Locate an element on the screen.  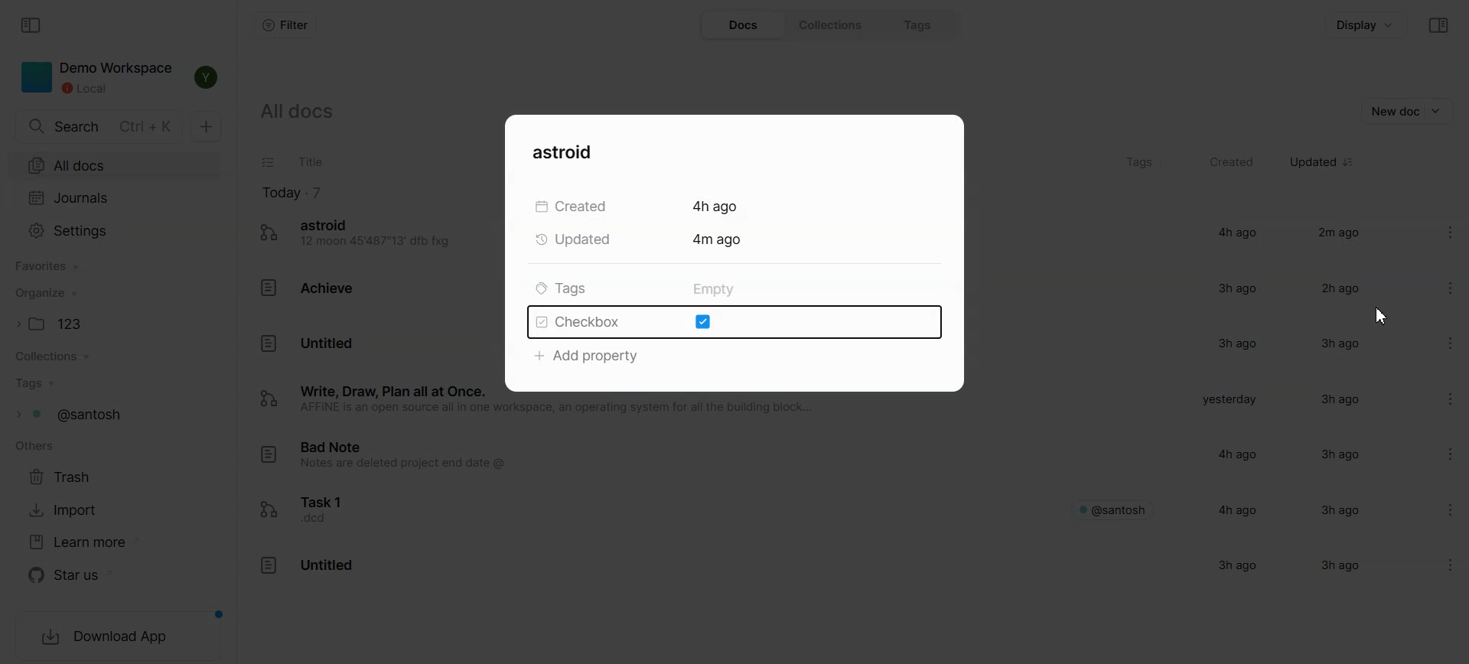
cursor is located at coordinates (1386, 317).